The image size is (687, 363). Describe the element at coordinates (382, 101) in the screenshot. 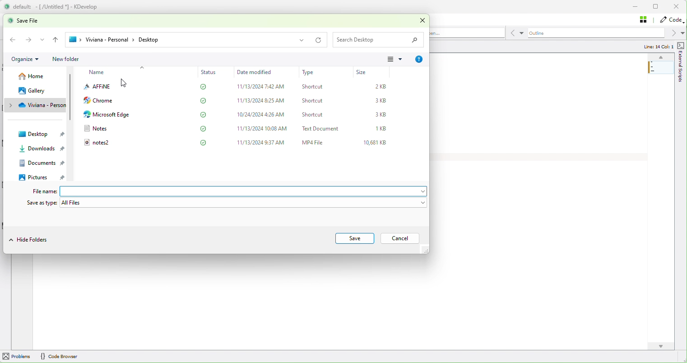

I see `3KB` at that location.